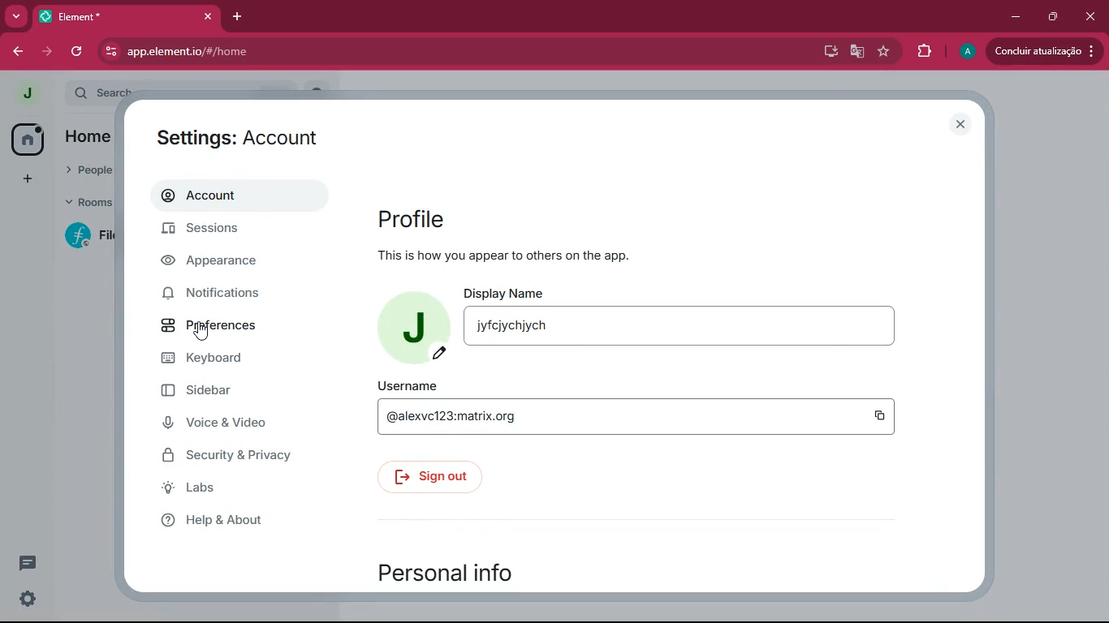 The image size is (1109, 623). What do you see at coordinates (27, 93) in the screenshot?
I see `profile picture` at bounding box center [27, 93].